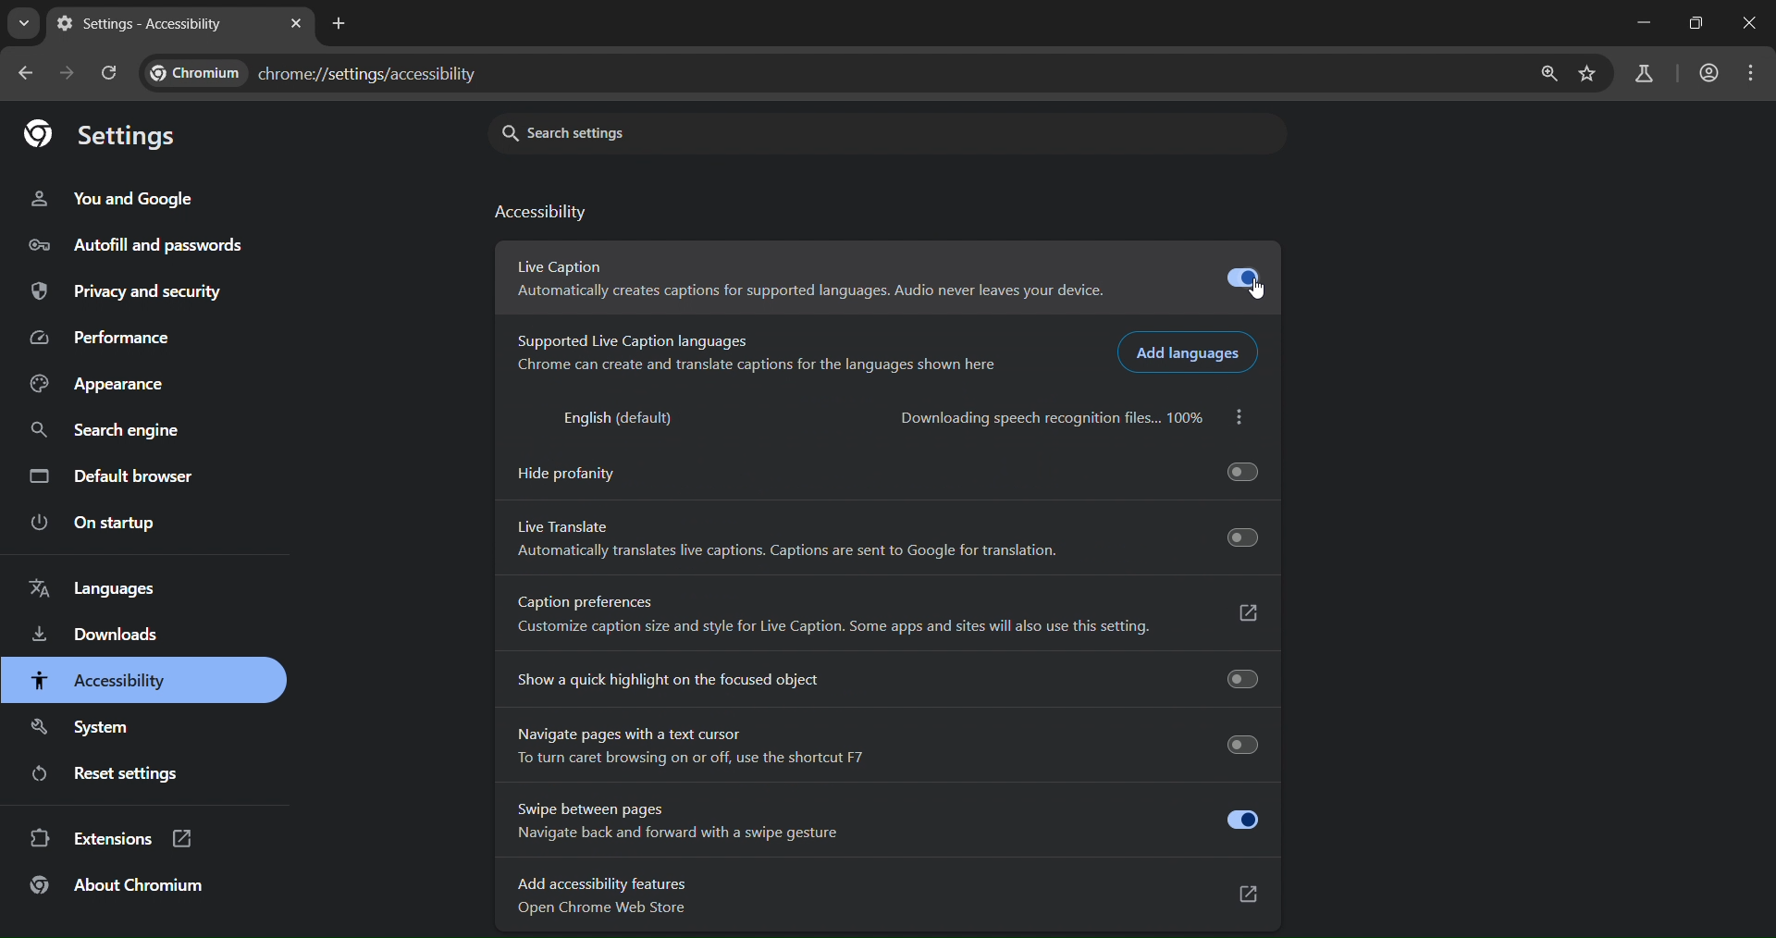 The width and height of the screenshot is (1776, 938). What do you see at coordinates (109, 477) in the screenshot?
I see `default browser` at bounding box center [109, 477].